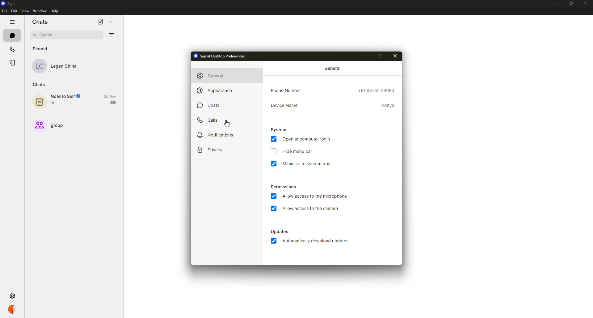 This screenshot has height=318, width=593. What do you see at coordinates (10, 3) in the screenshot?
I see `signal` at bounding box center [10, 3].